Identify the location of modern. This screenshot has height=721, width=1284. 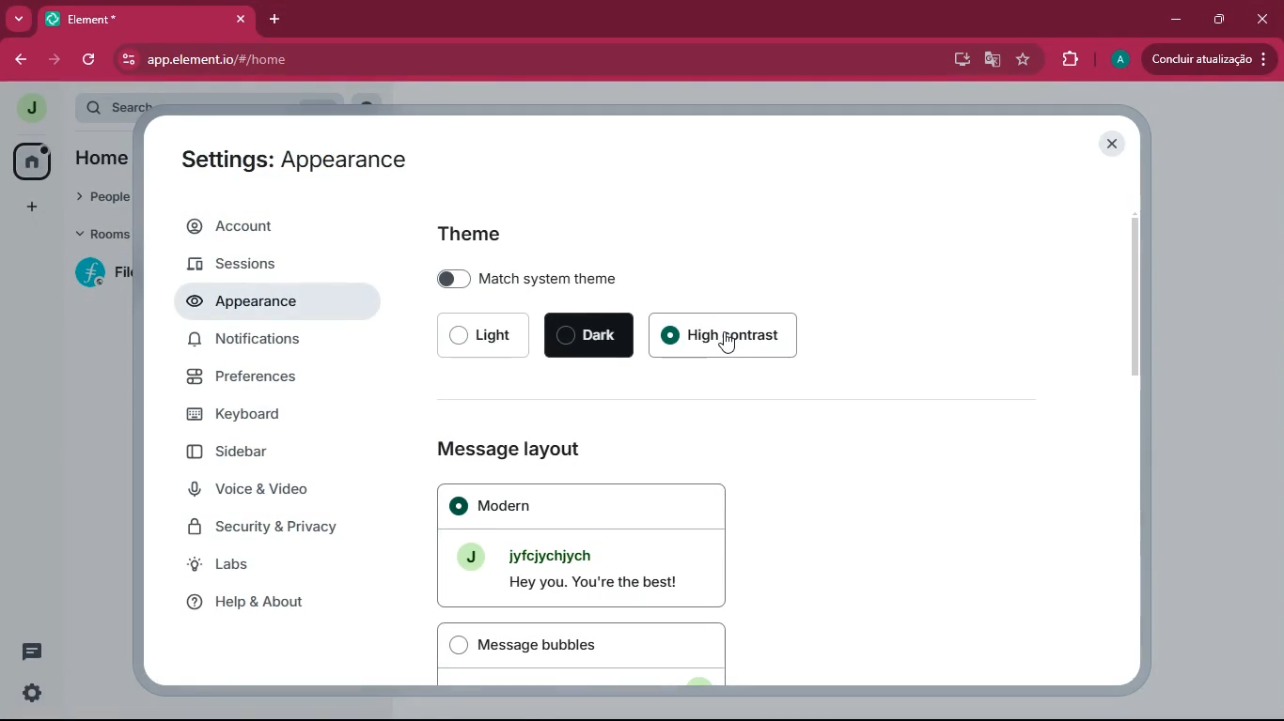
(589, 545).